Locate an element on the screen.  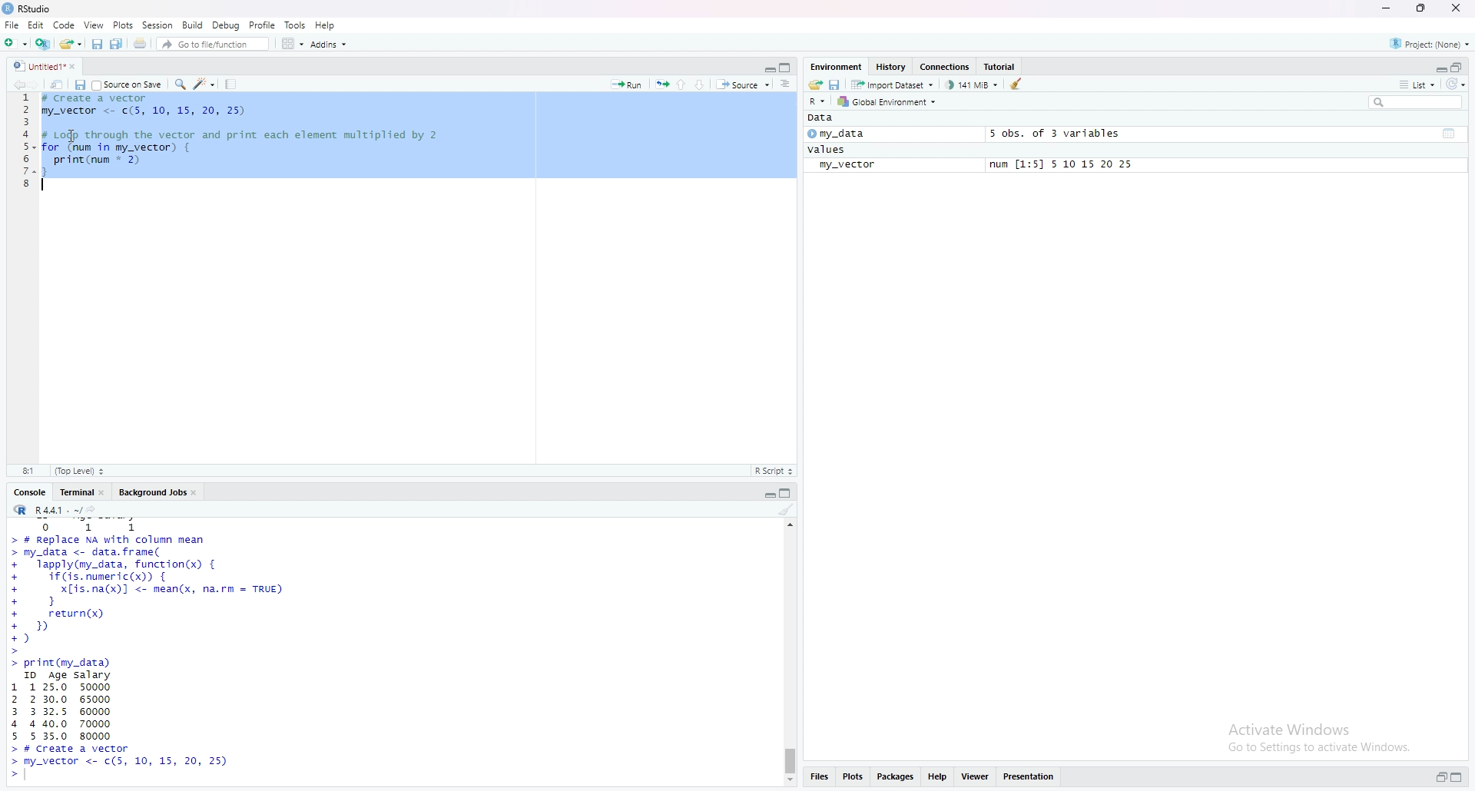
scrollbar is located at coordinates (790, 652).